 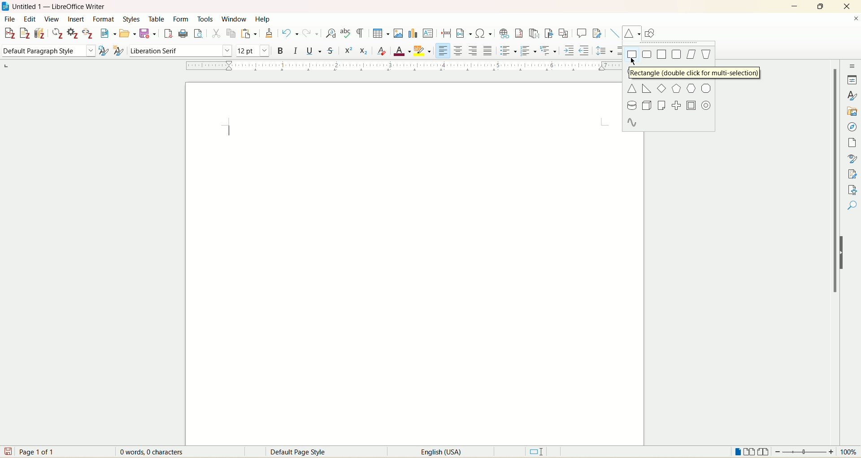 What do you see at coordinates (435, 452) in the screenshot?
I see `English(USA)` at bounding box center [435, 452].